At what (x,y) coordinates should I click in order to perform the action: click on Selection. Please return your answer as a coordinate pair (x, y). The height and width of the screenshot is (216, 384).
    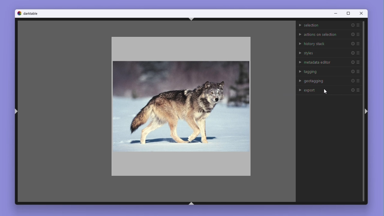
    Looking at the image, I should click on (328, 25).